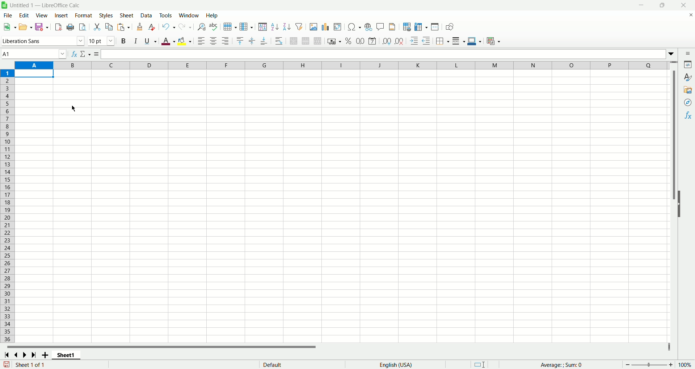 Image resolution: width=695 pixels, height=369 pixels. Describe the element at coordinates (102, 42) in the screenshot. I see `font size` at that location.